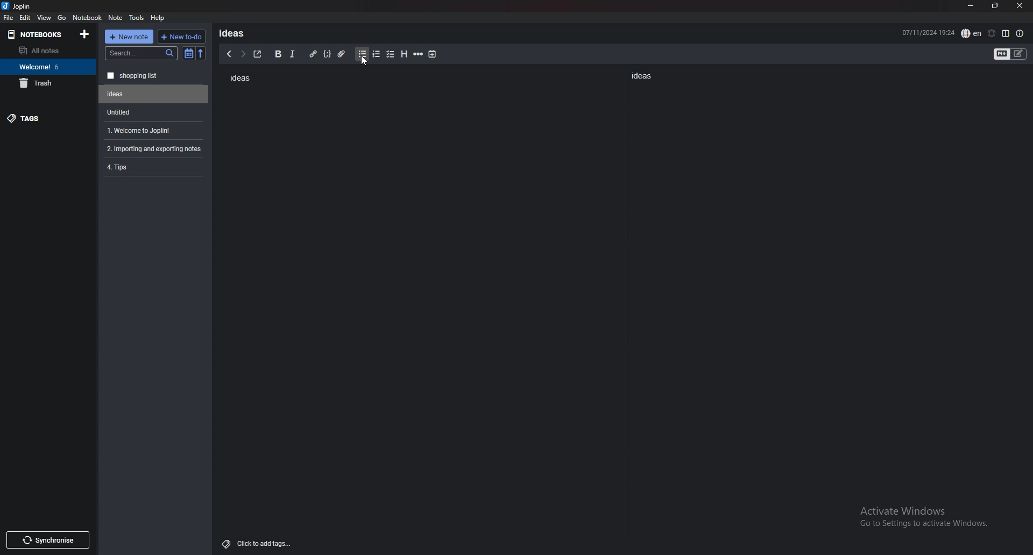  I want to click on toggle sort order, so click(189, 54).